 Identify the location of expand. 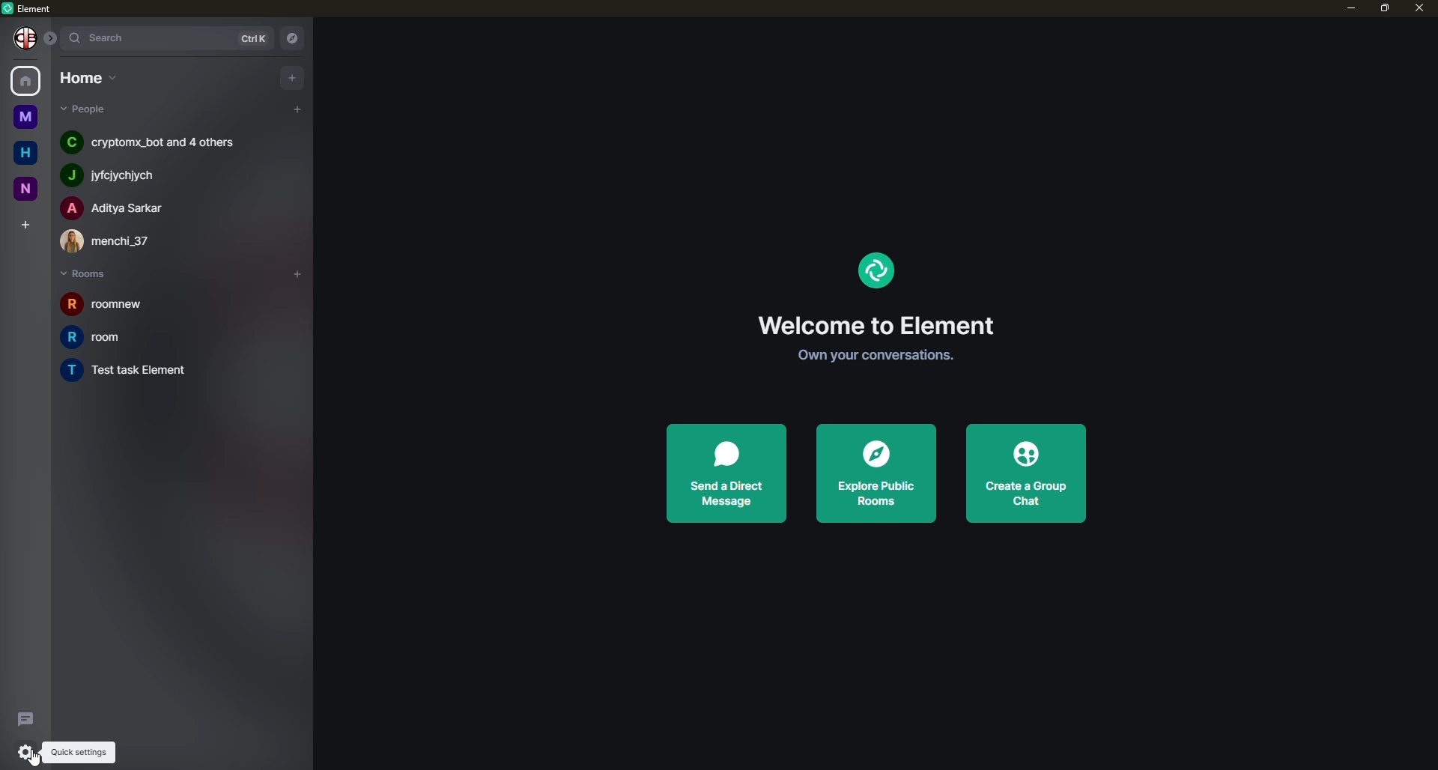
(51, 36).